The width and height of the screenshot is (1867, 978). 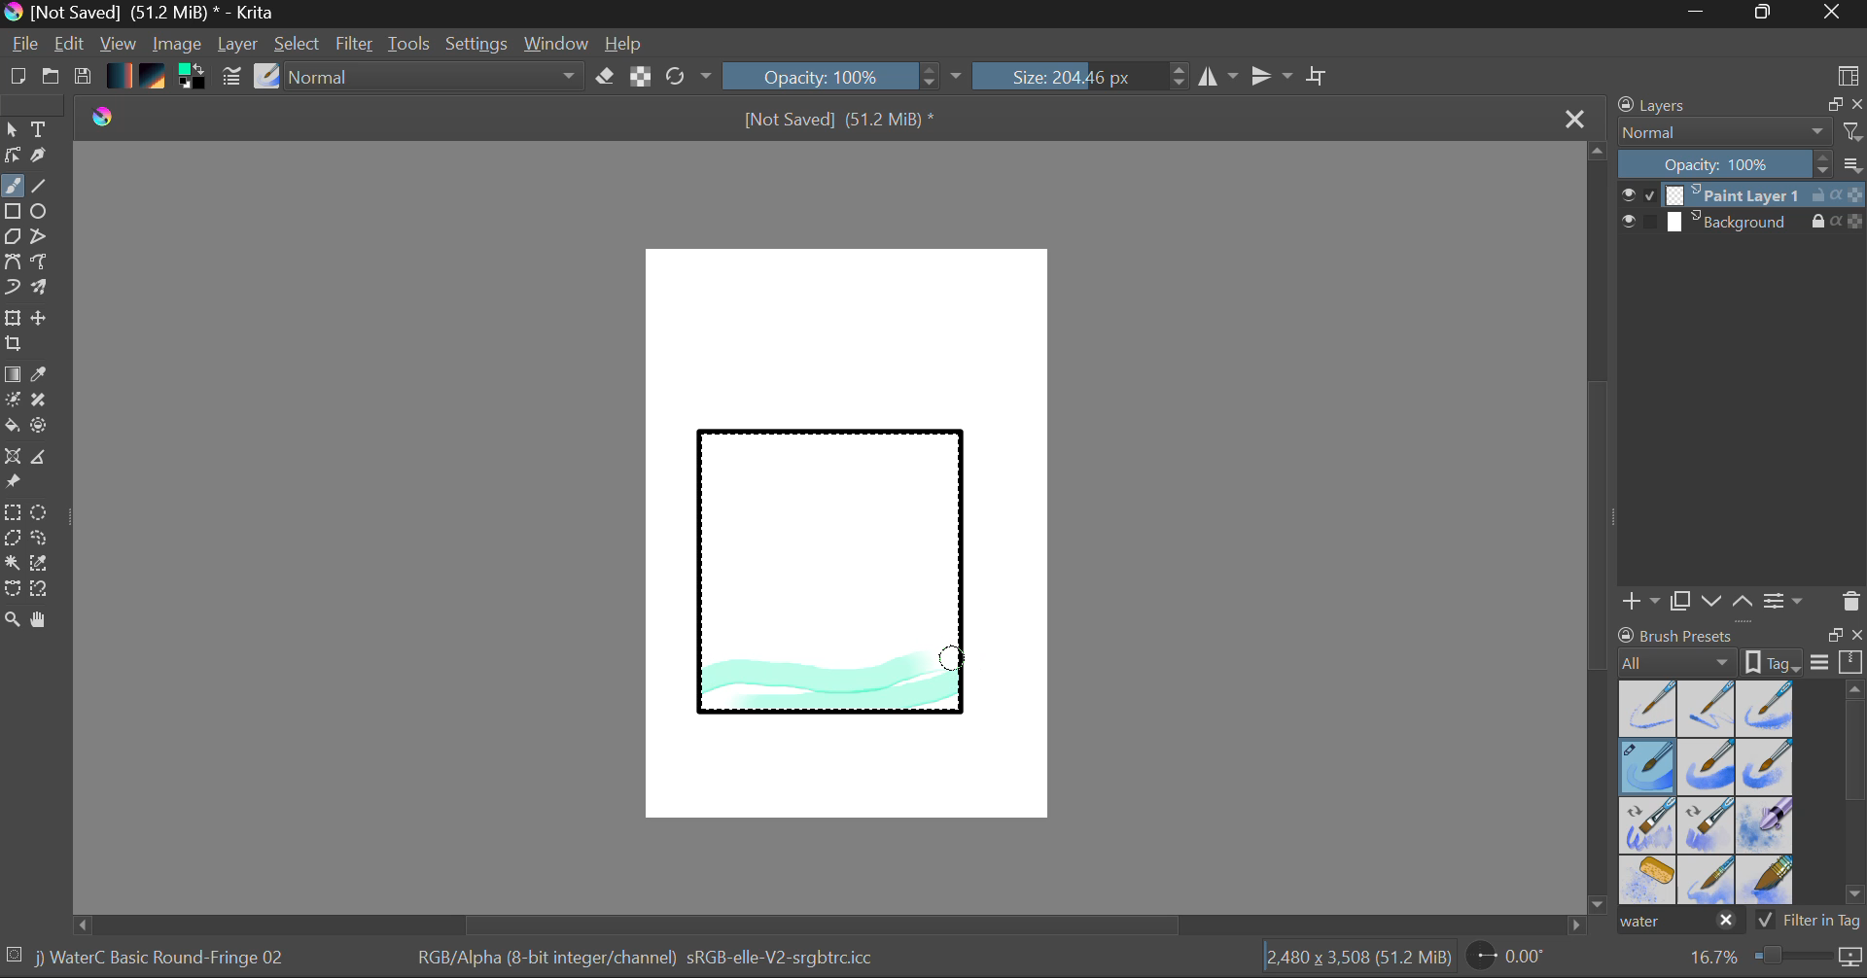 What do you see at coordinates (38, 263) in the screenshot?
I see `Freehand Path Tool` at bounding box center [38, 263].